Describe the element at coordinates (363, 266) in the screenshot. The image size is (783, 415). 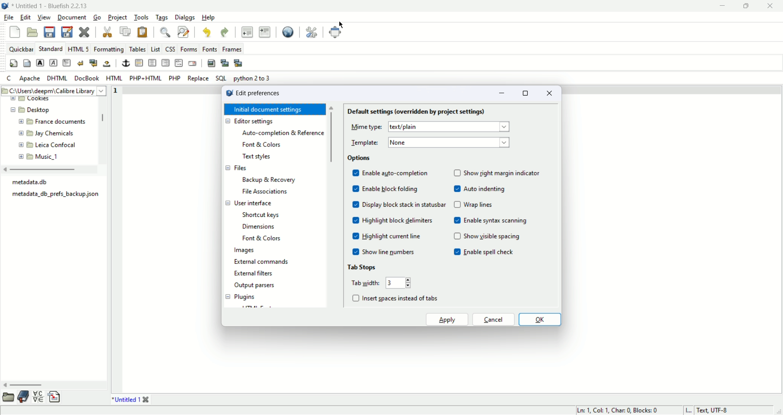
I see `tab stops` at that location.